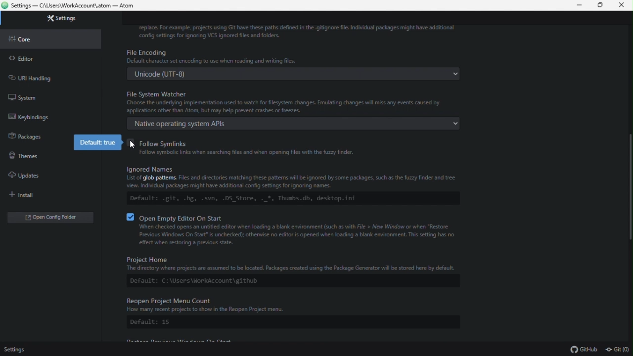 This screenshot has height=356, width=633. What do you see at coordinates (295, 123) in the screenshot?
I see `Native operating system APIs v` at bounding box center [295, 123].